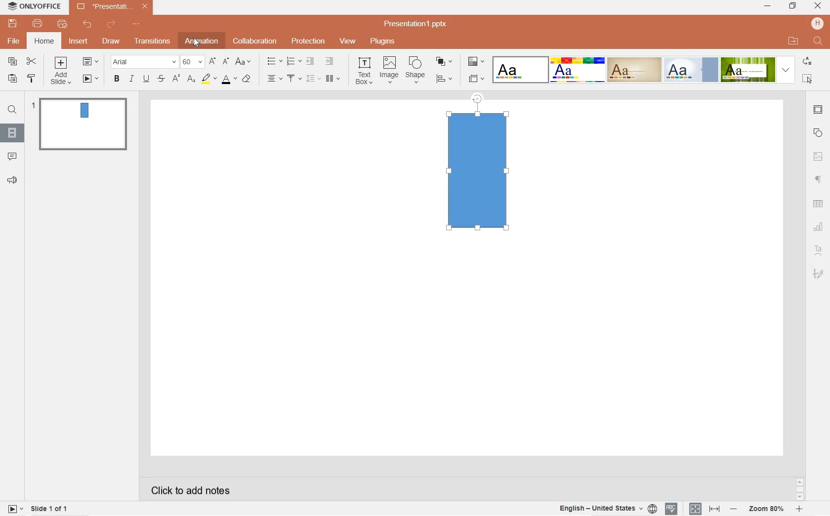 This screenshot has width=830, height=516. What do you see at coordinates (819, 42) in the screenshot?
I see `FIND` at bounding box center [819, 42].